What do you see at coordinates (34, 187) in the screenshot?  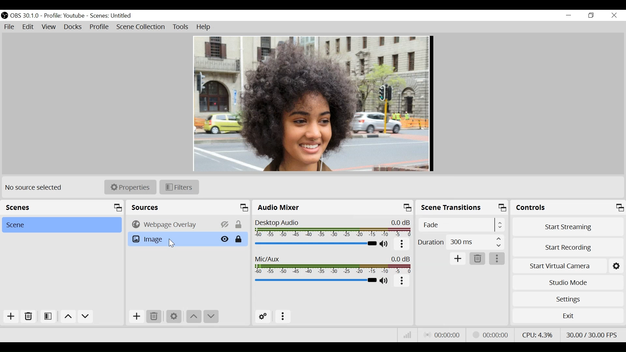 I see `No source selected` at bounding box center [34, 187].